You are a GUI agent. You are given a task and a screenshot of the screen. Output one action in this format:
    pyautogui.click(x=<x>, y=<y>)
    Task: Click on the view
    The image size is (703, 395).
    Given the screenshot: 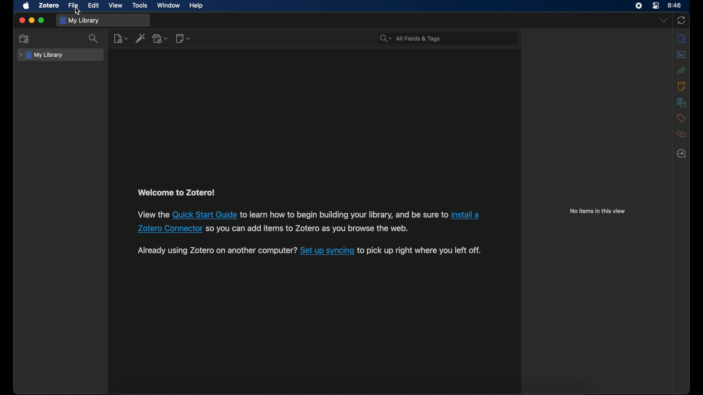 What is the action you would take?
    pyautogui.click(x=116, y=5)
    